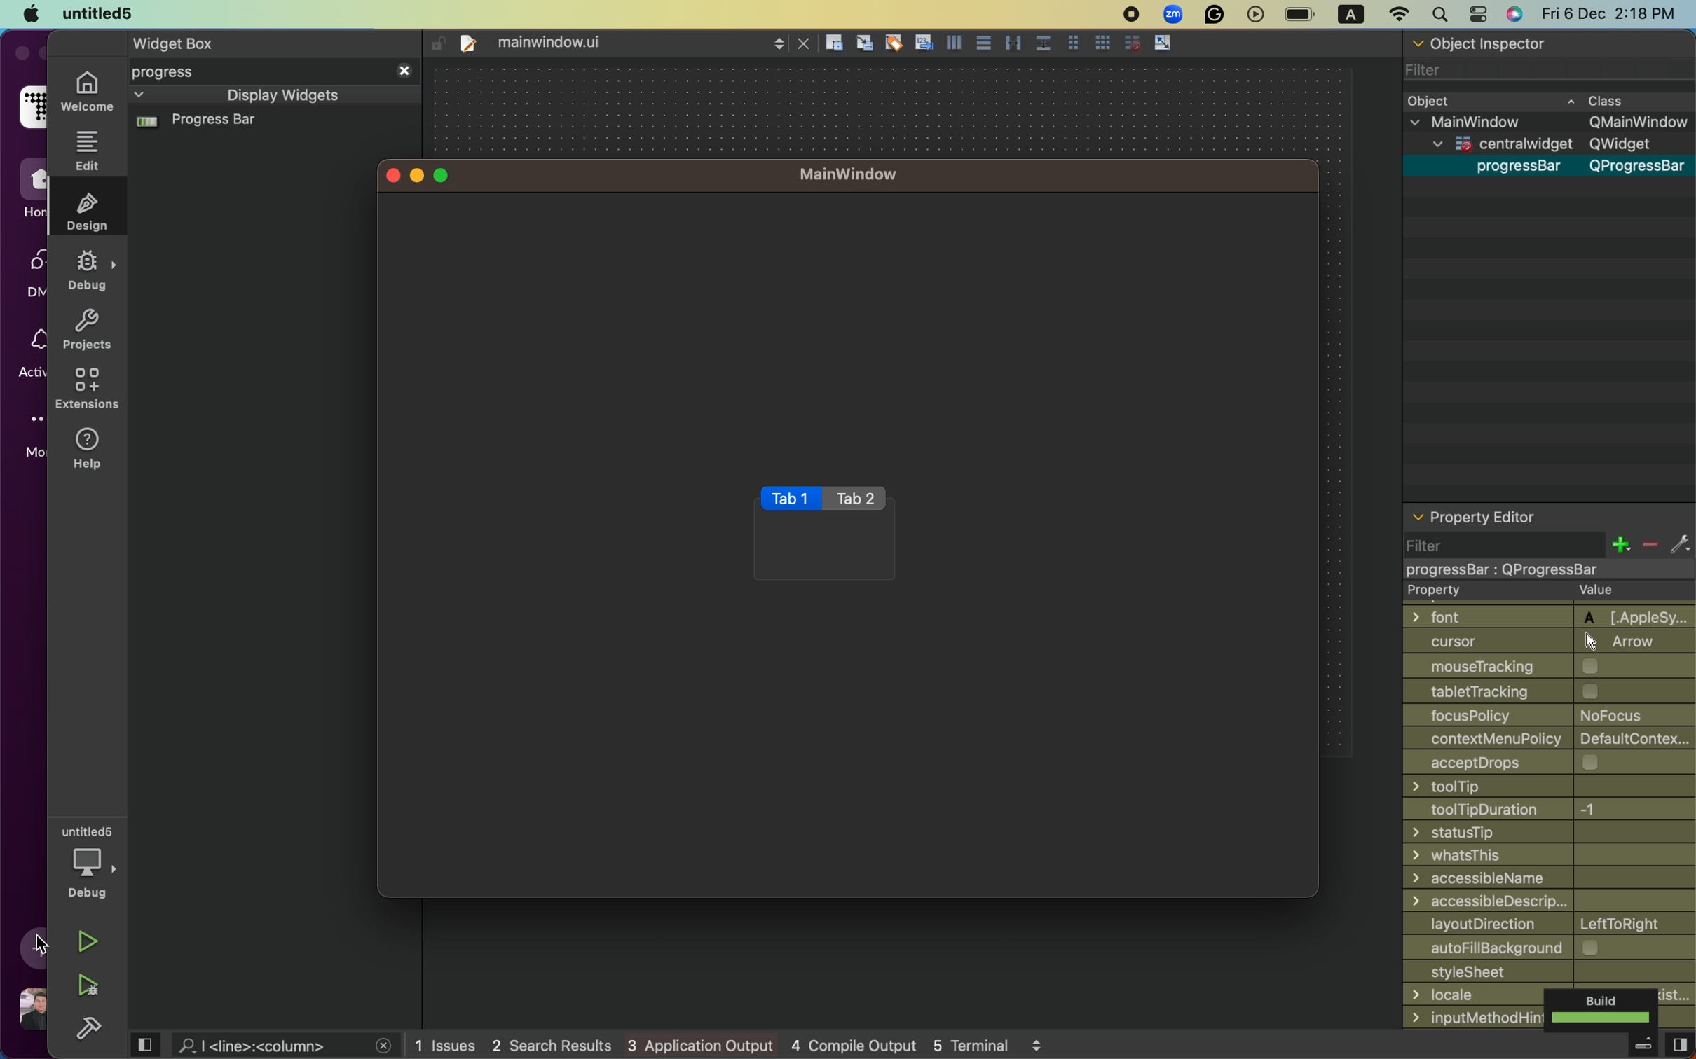 This screenshot has height=1059, width=1696. Describe the element at coordinates (1550, 666) in the screenshot. I see `mousetracking` at that location.